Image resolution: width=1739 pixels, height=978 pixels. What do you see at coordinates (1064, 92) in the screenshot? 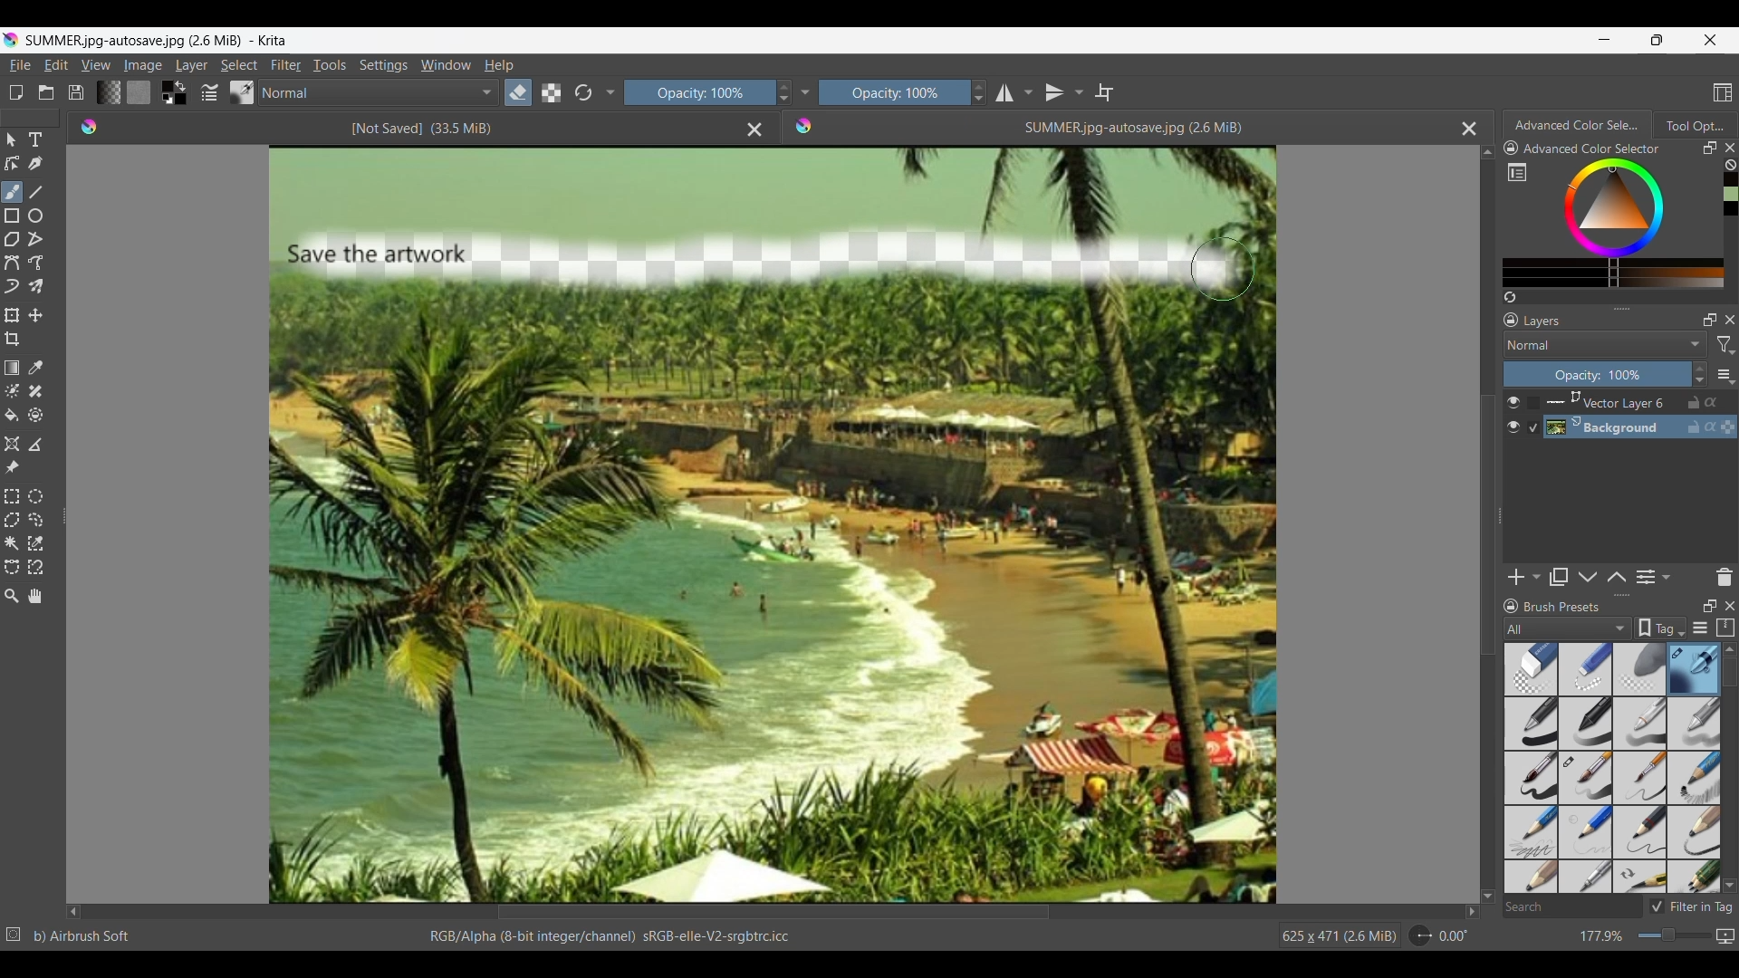
I see `Vertical mirror tool options` at bounding box center [1064, 92].